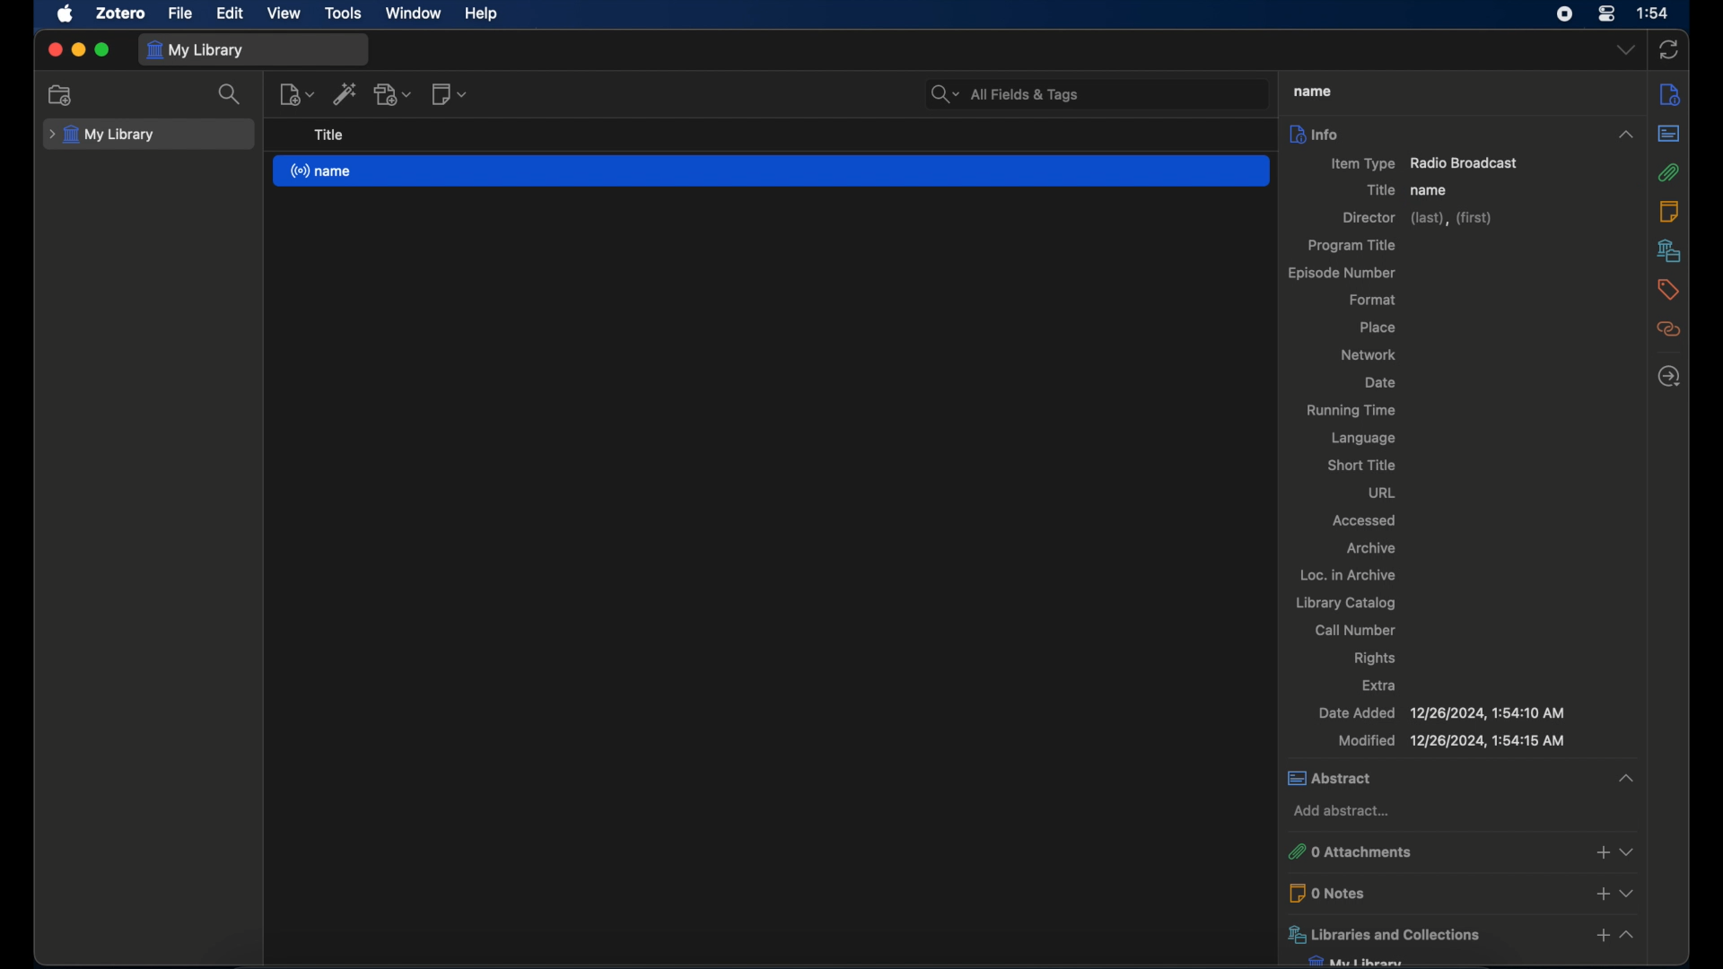  I want to click on modified 12/26/2024, 1:54:10 AM, so click(1454, 742).